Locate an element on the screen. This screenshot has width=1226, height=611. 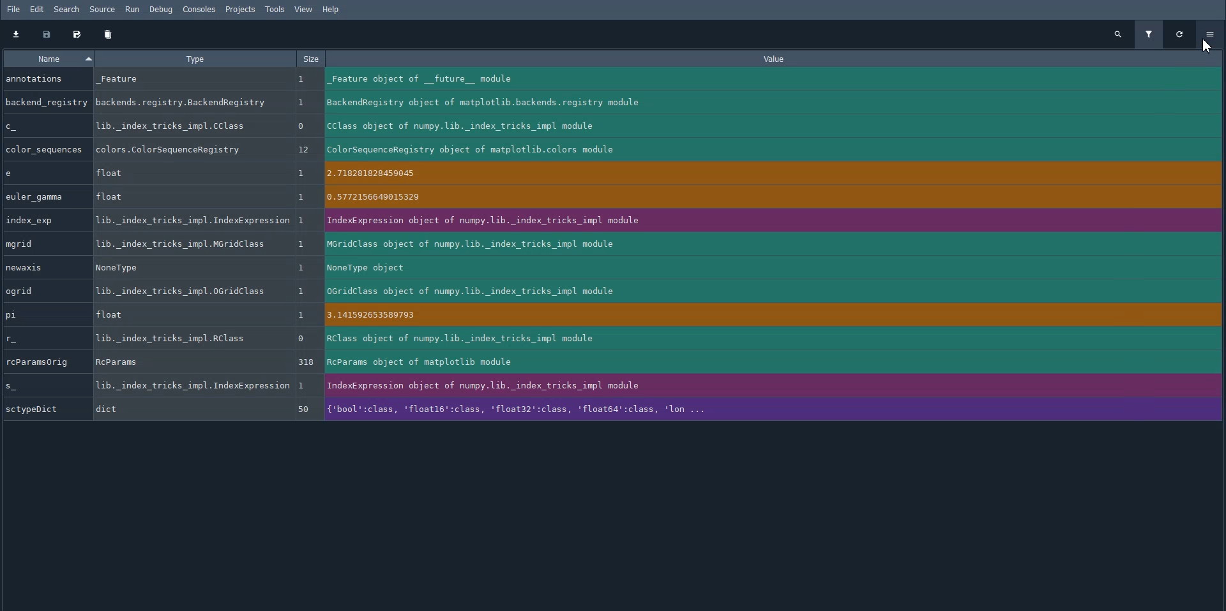
type value is located at coordinates (183, 82).